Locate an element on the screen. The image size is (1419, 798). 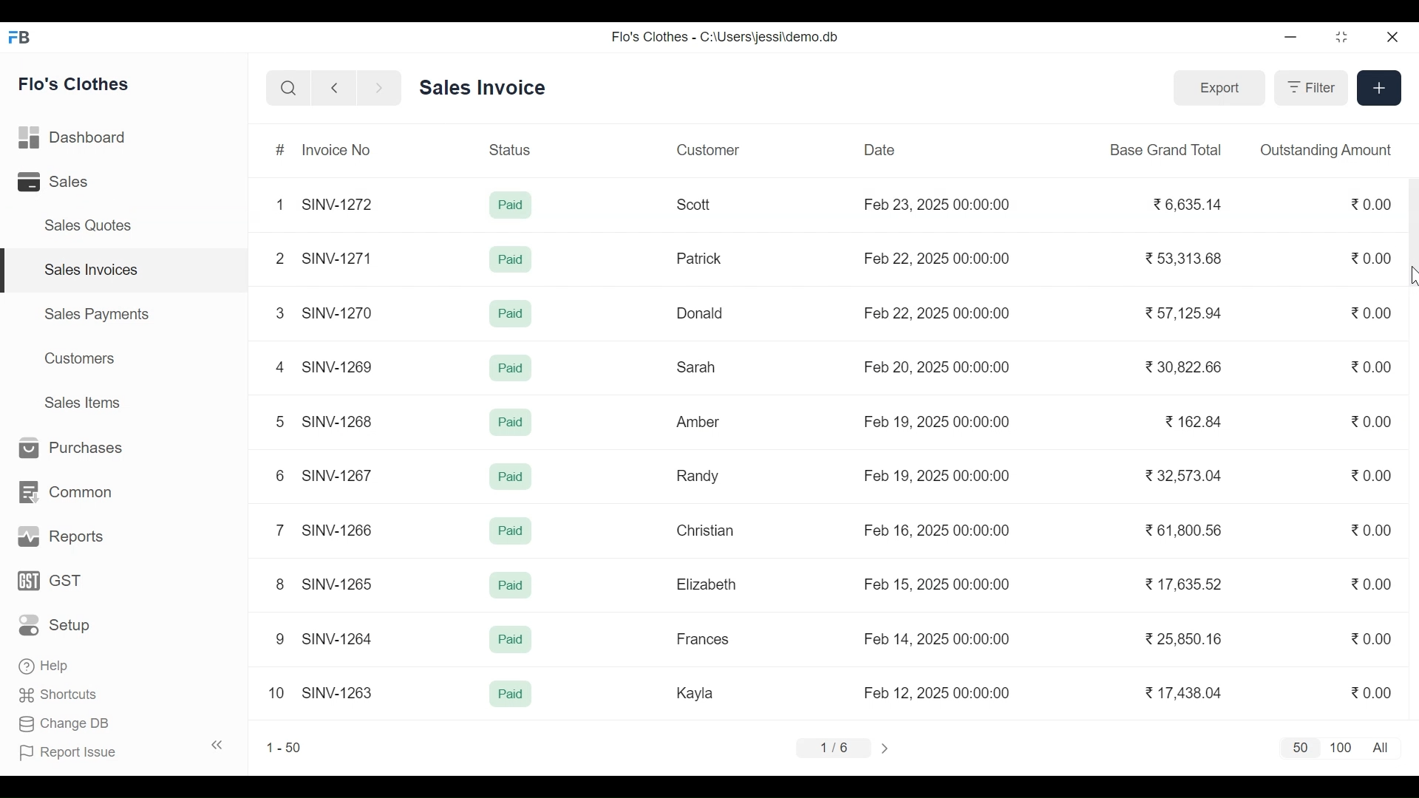
0.00 is located at coordinates (1370, 582).